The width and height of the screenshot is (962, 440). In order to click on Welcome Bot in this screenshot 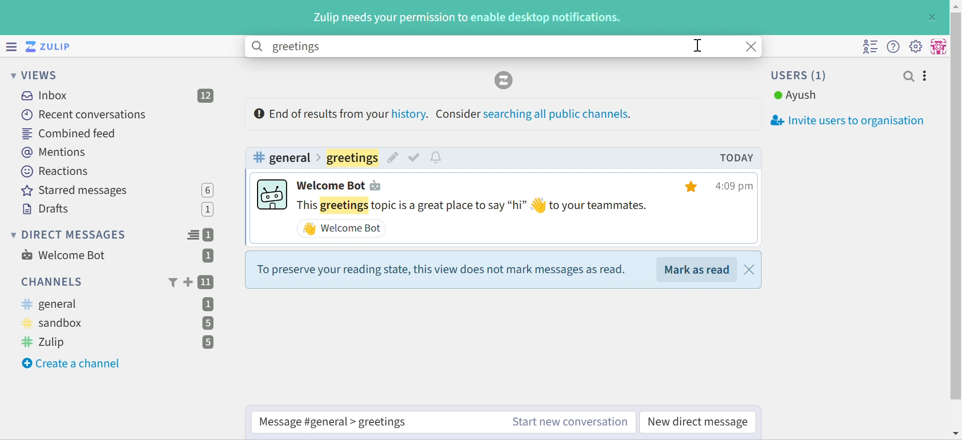, I will do `click(342, 229)`.